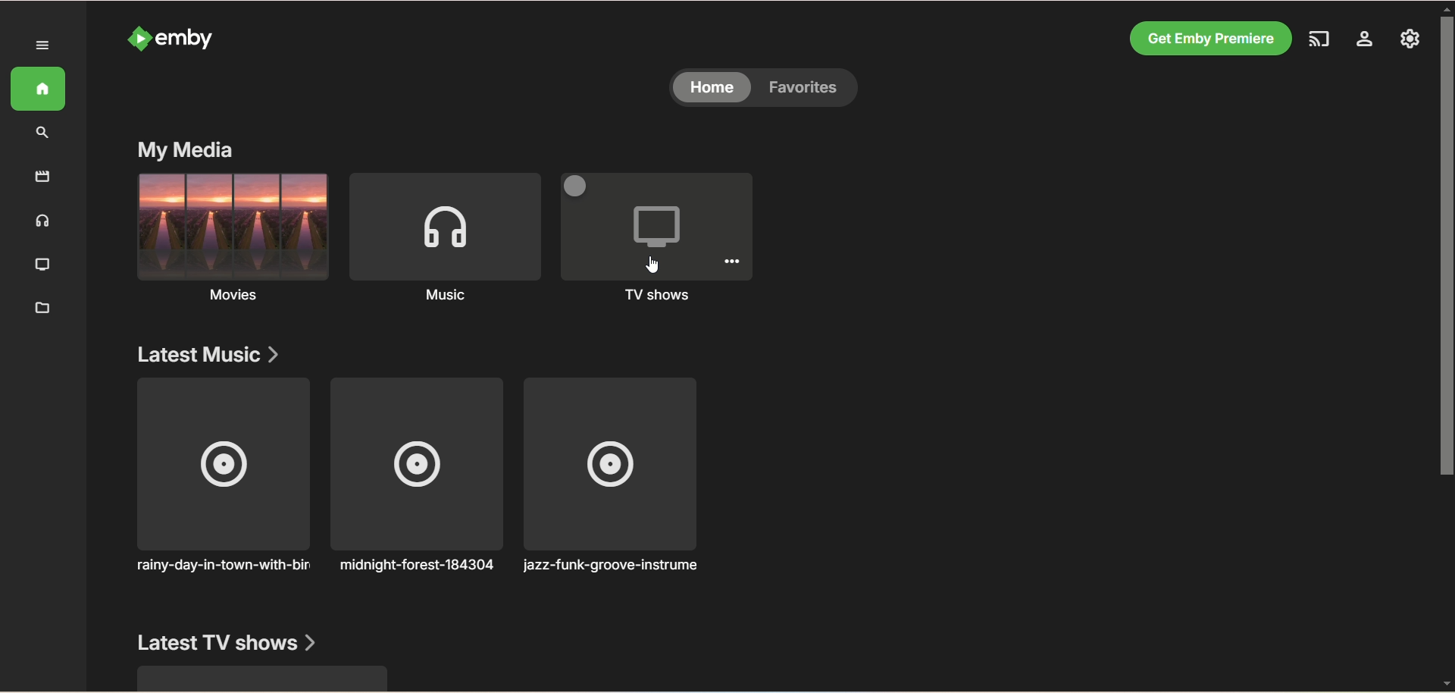 This screenshot has width=1455, height=693. I want to click on home, so click(712, 89).